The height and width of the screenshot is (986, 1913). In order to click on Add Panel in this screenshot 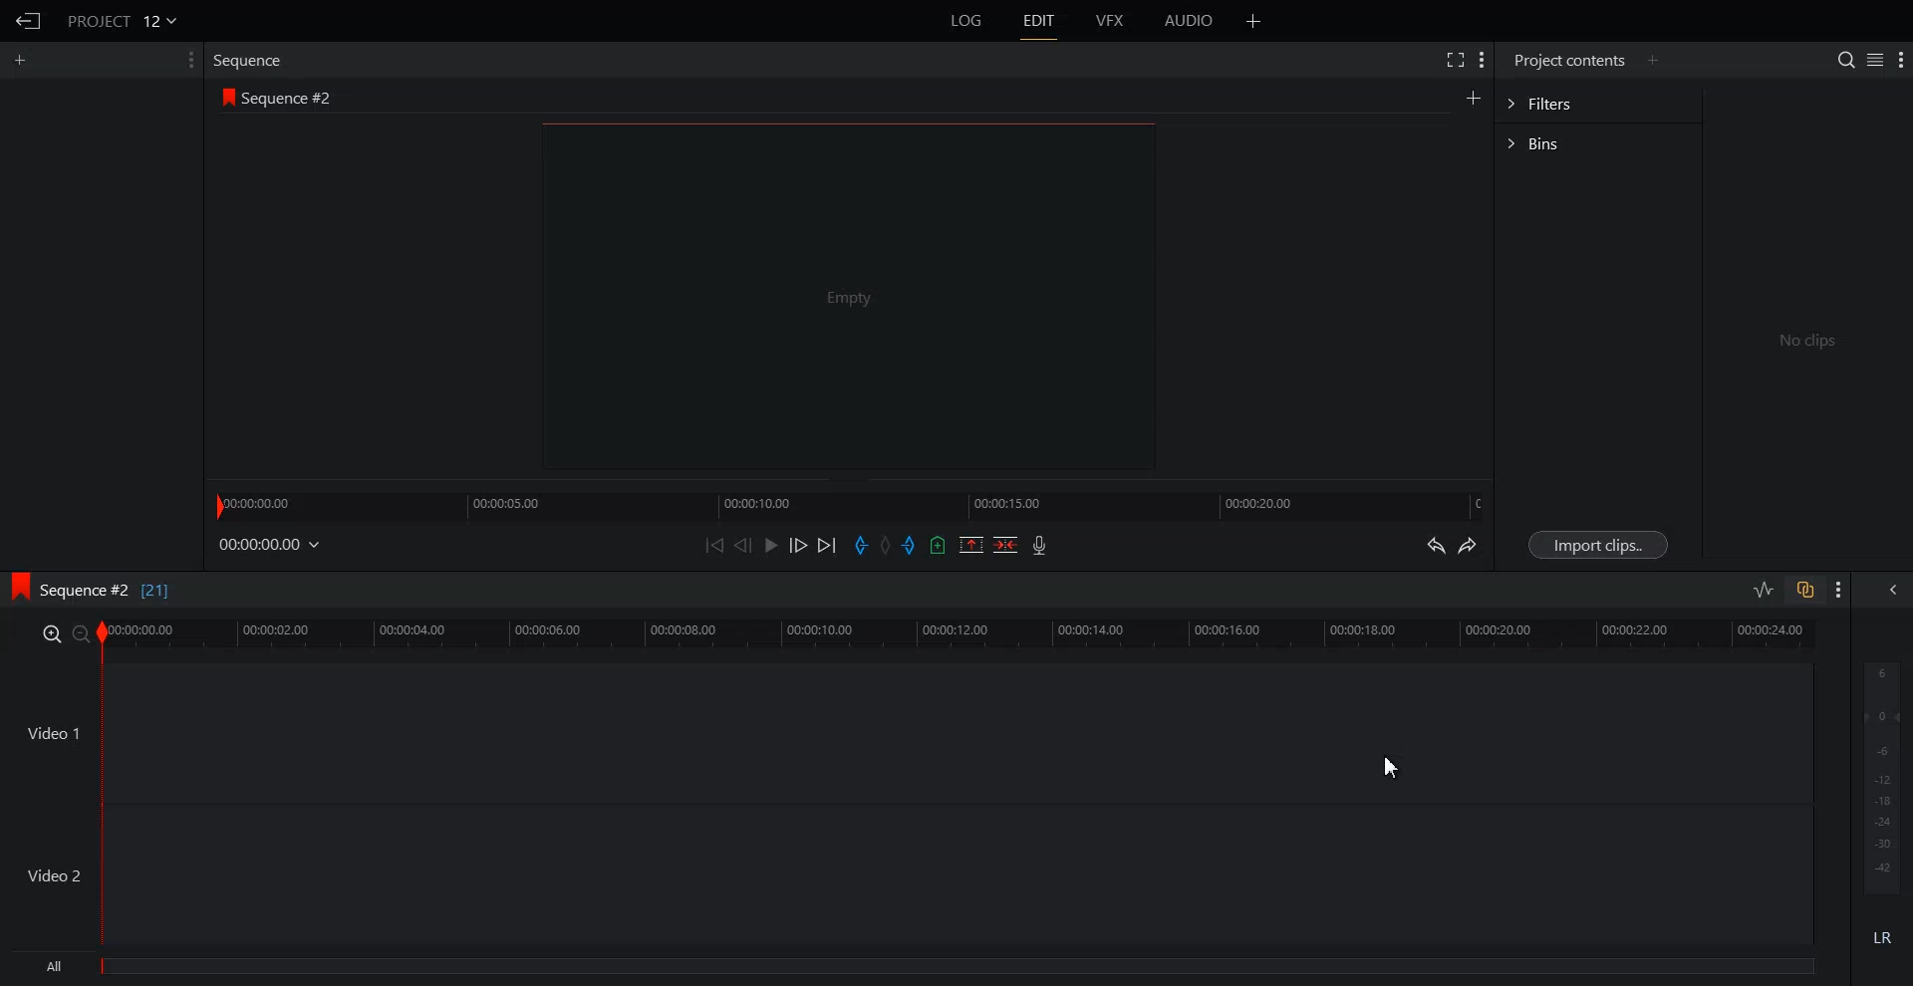, I will do `click(1655, 60)`.